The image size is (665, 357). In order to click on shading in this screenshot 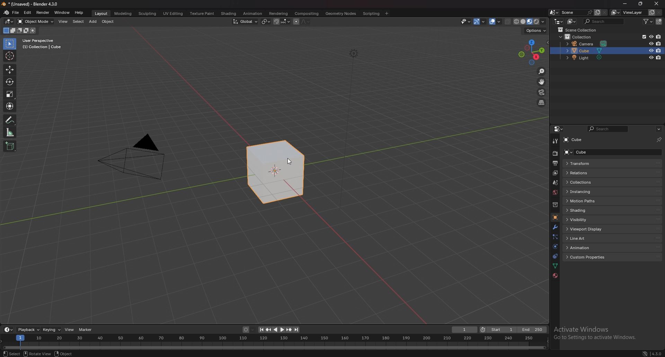, I will do `click(587, 210)`.